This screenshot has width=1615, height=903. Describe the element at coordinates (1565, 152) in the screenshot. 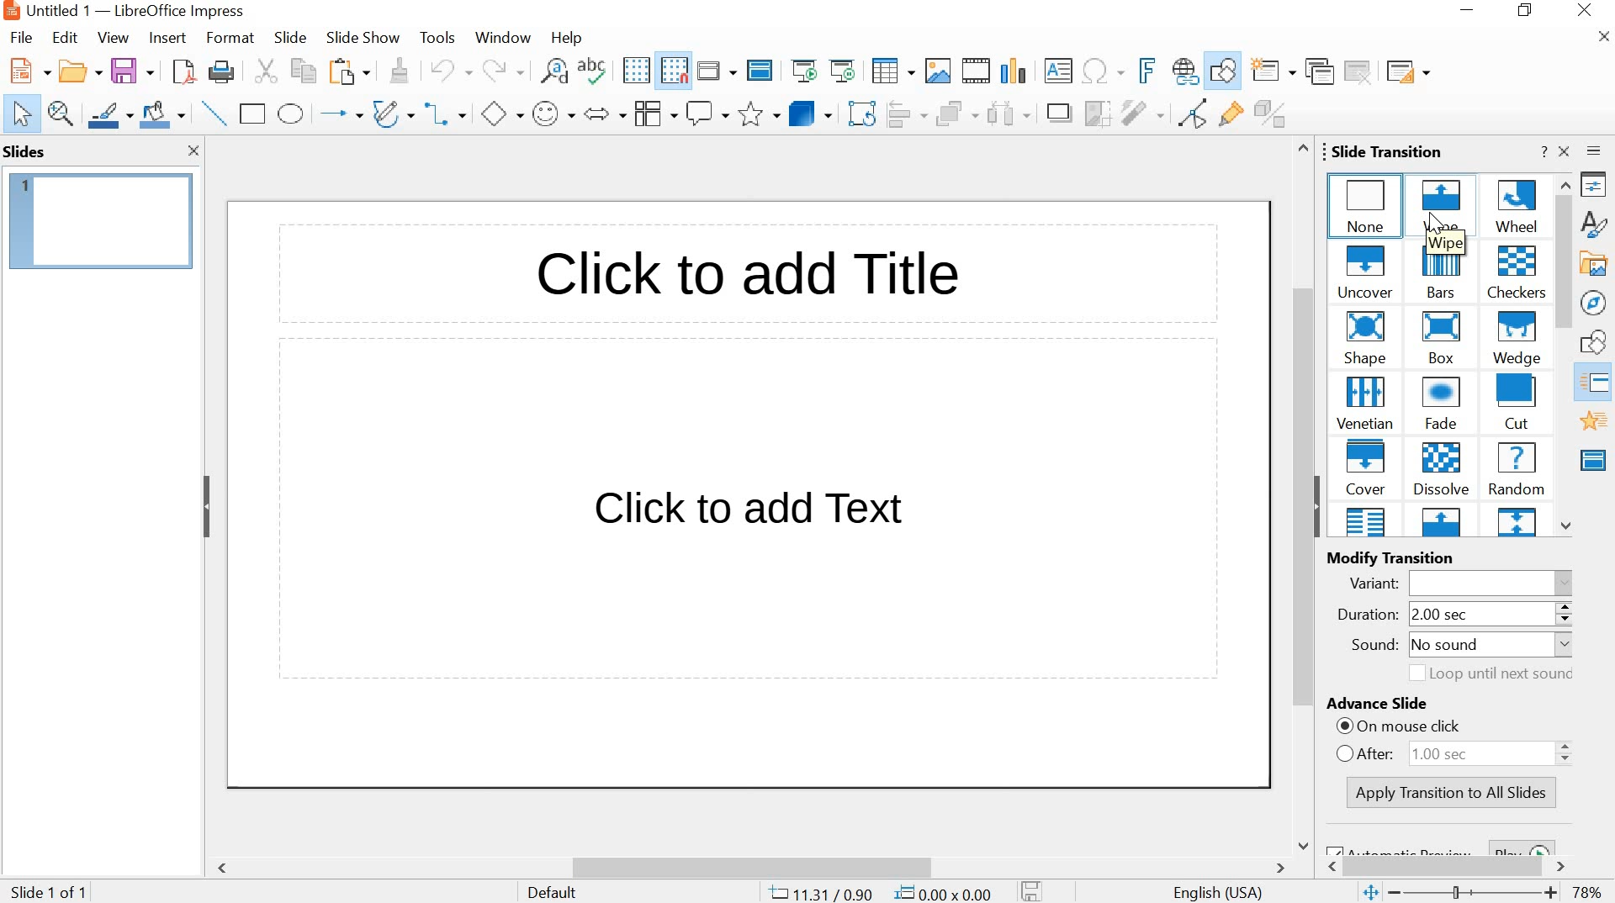

I see `close sidebar deck` at that location.